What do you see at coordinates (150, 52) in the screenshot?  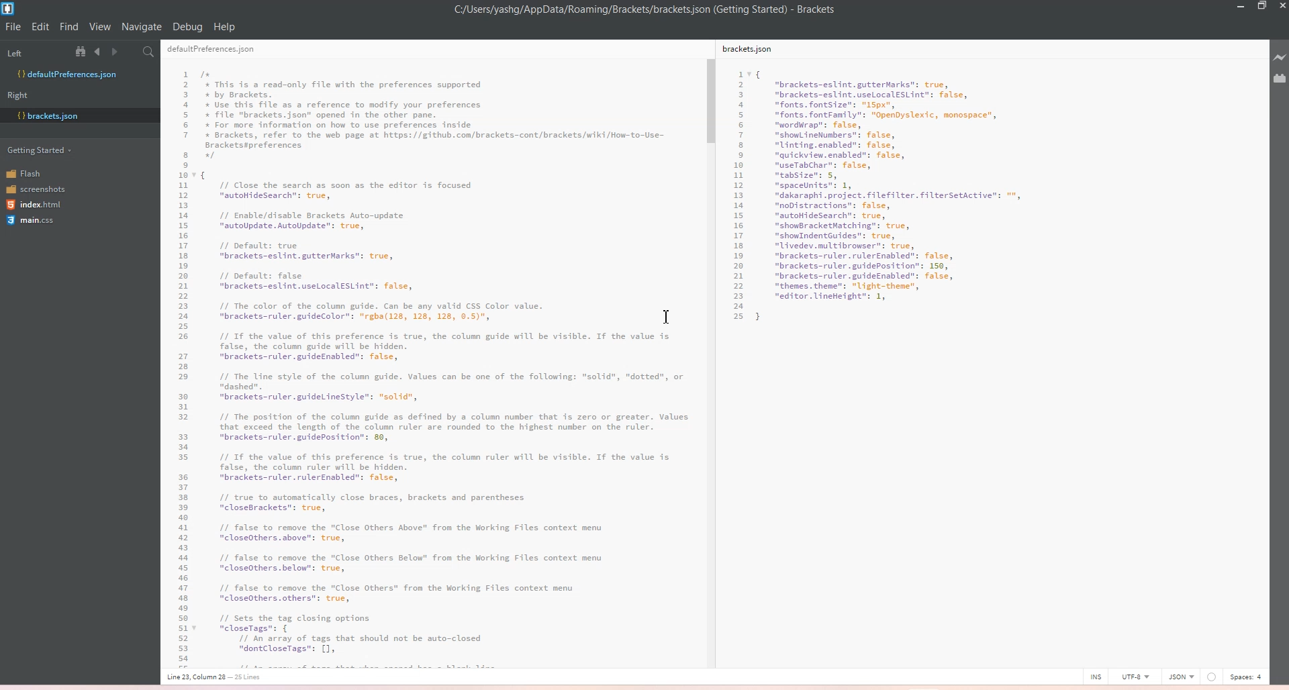 I see `Find in Files` at bounding box center [150, 52].